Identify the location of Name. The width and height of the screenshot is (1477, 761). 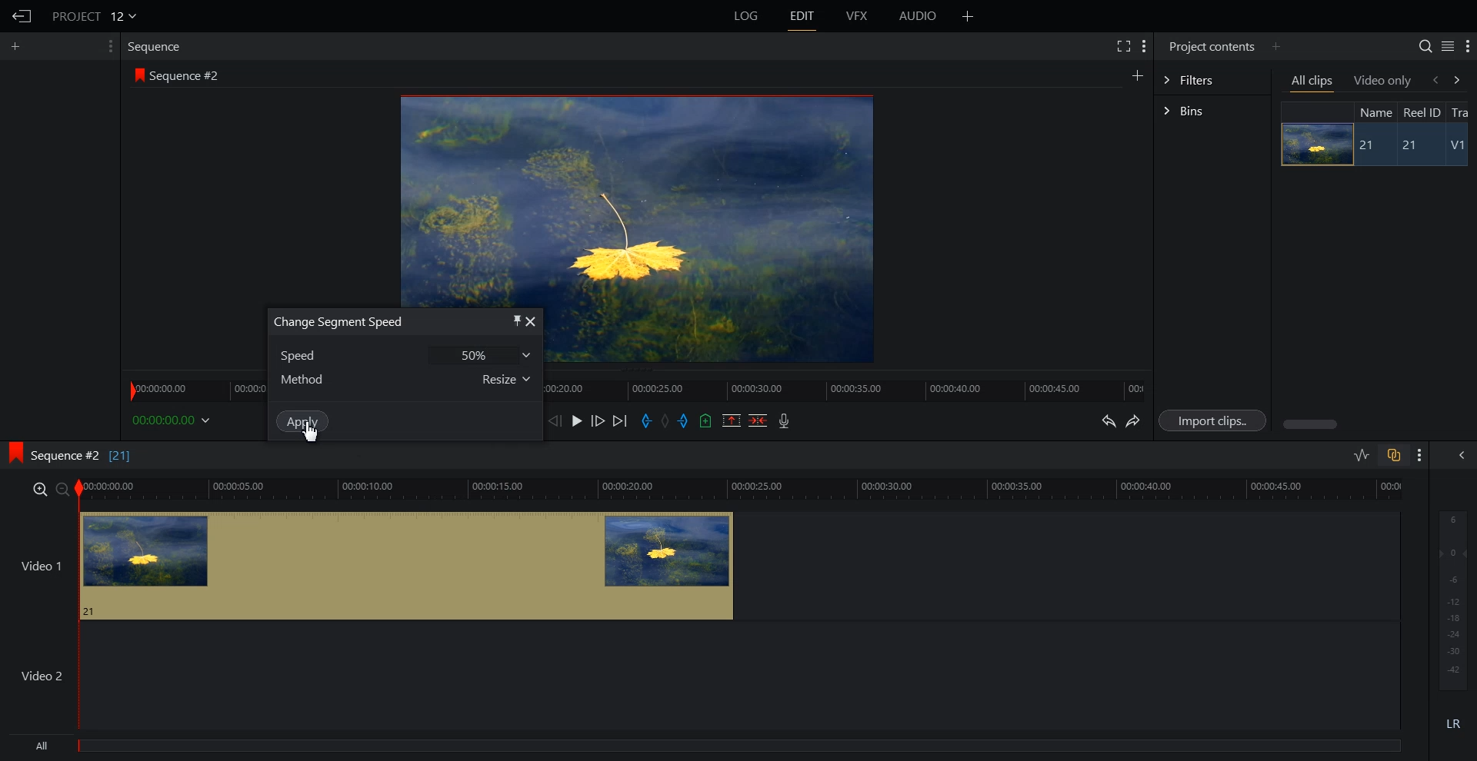
(1374, 111).